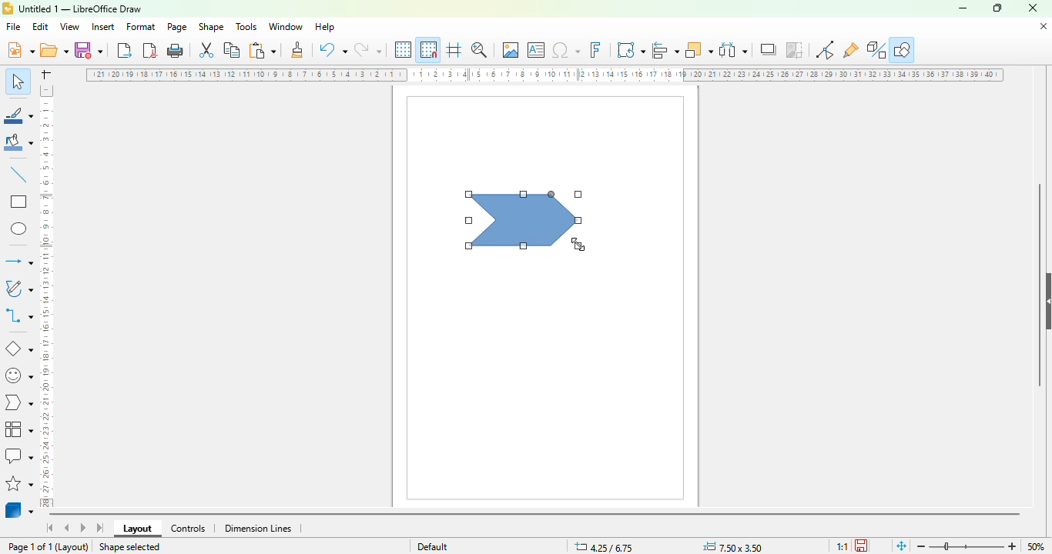 The height and width of the screenshot is (554, 1052). What do you see at coordinates (19, 509) in the screenshot?
I see `3D objects` at bounding box center [19, 509].